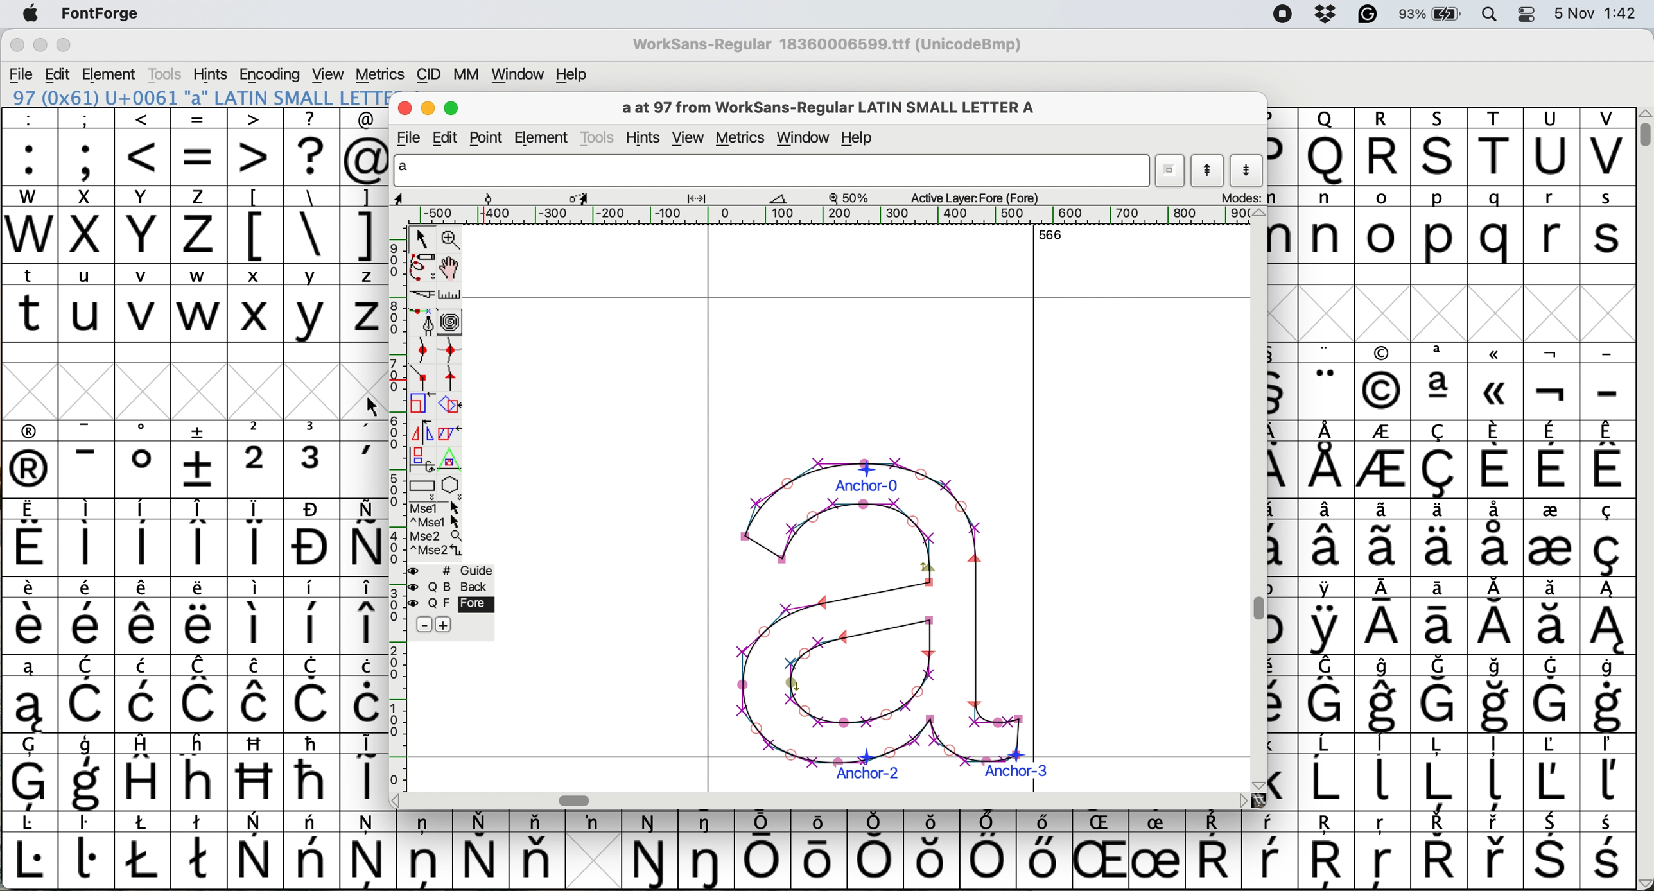  What do you see at coordinates (363, 537) in the screenshot?
I see `symbol` at bounding box center [363, 537].